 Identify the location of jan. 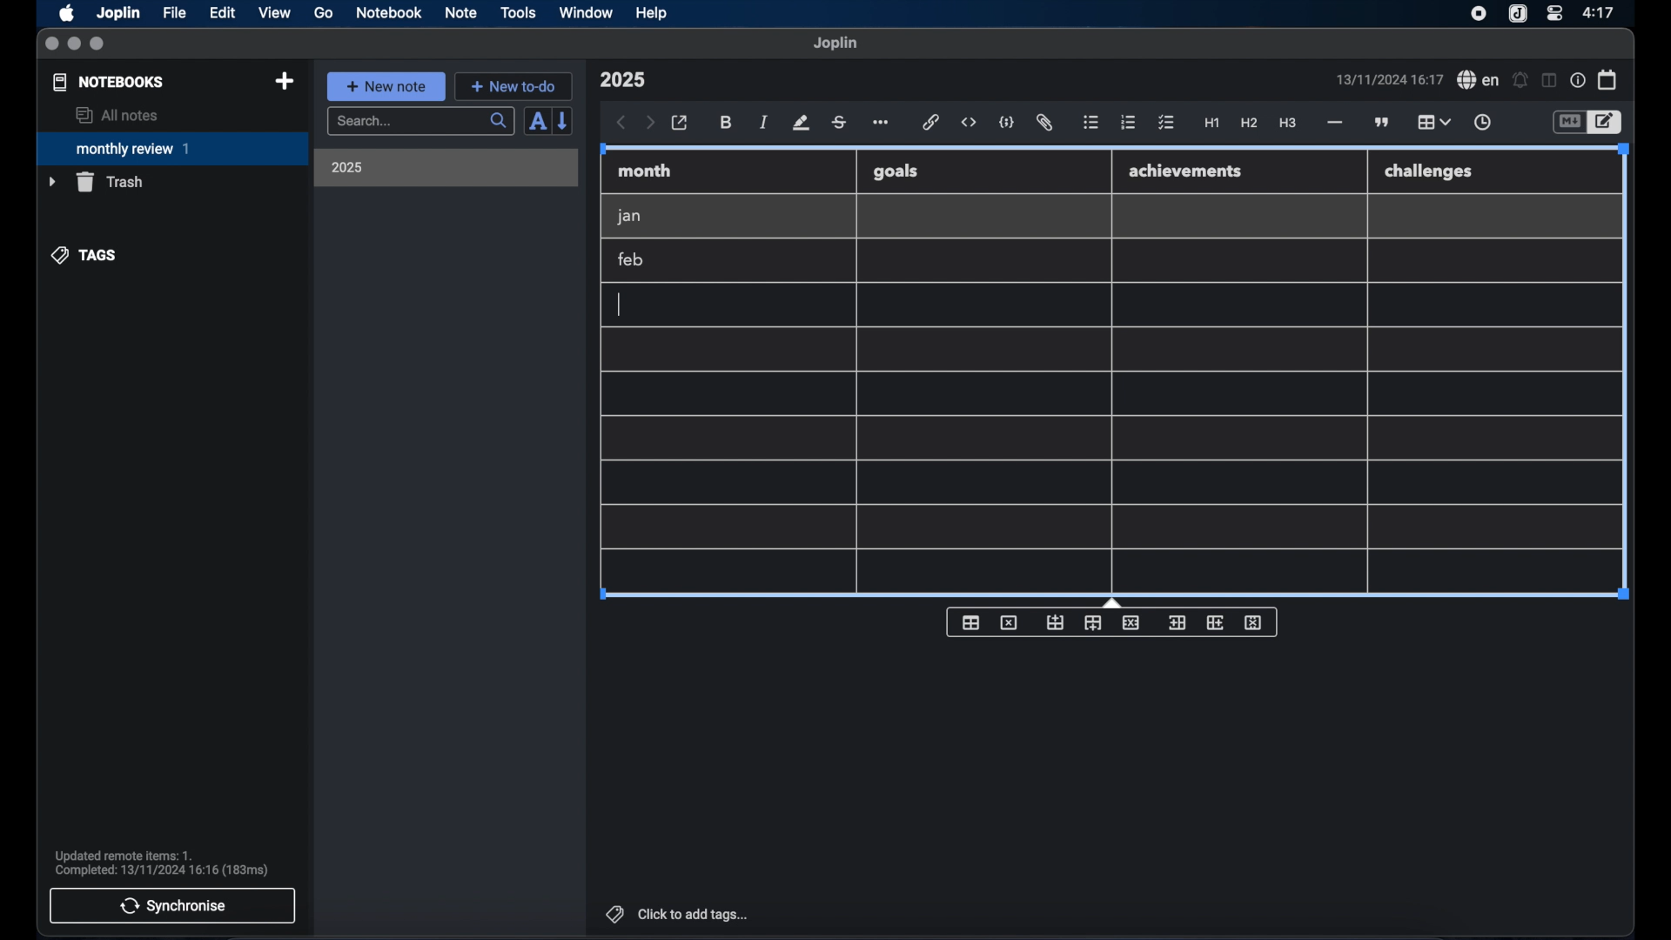
(629, 217).